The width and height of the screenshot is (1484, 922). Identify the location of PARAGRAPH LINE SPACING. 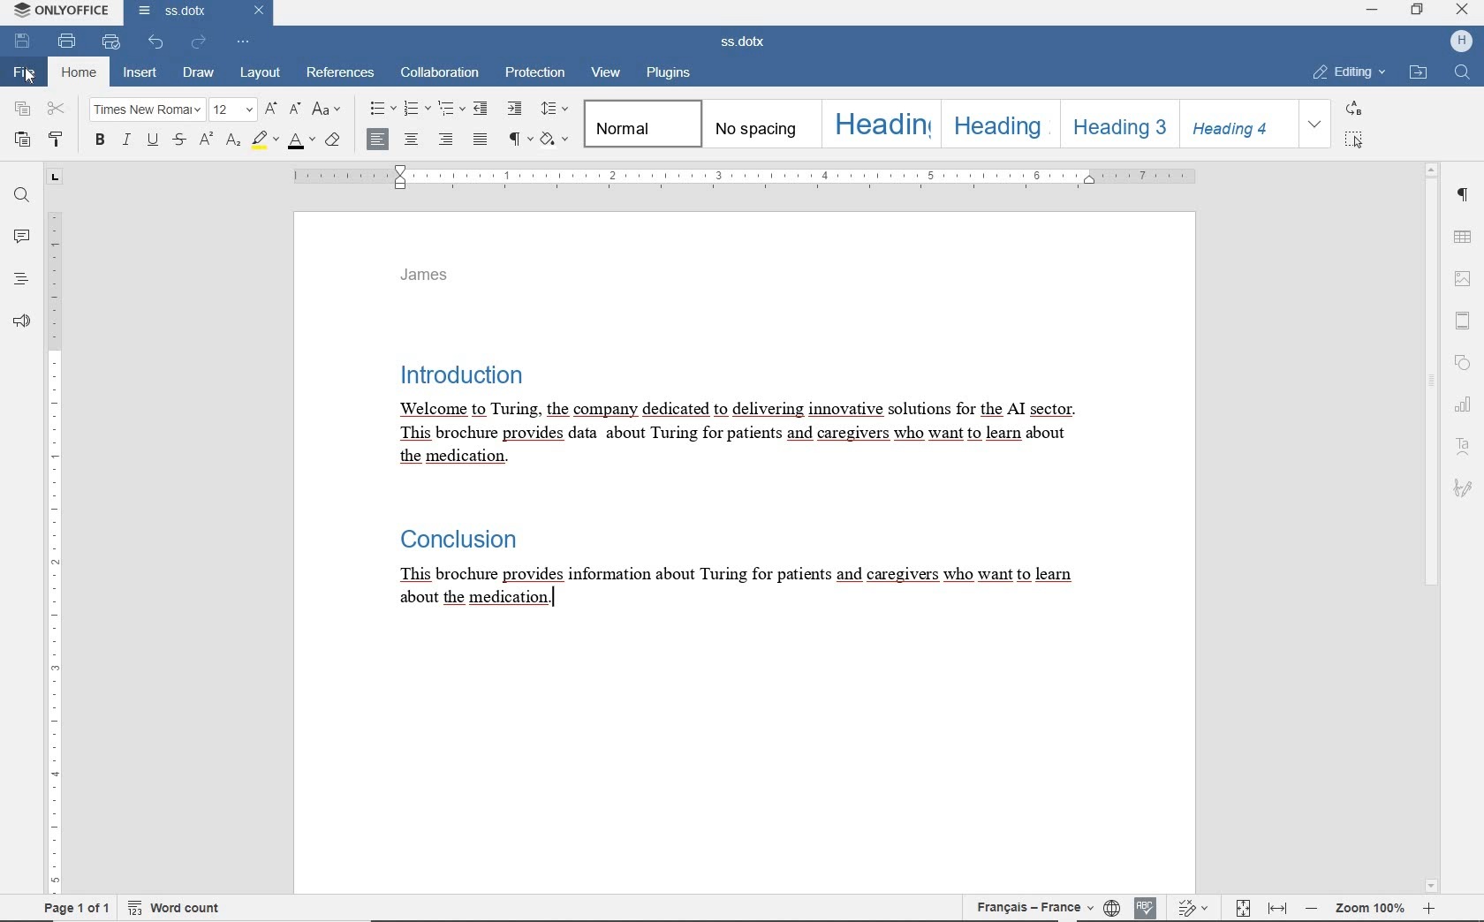
(553, 110).